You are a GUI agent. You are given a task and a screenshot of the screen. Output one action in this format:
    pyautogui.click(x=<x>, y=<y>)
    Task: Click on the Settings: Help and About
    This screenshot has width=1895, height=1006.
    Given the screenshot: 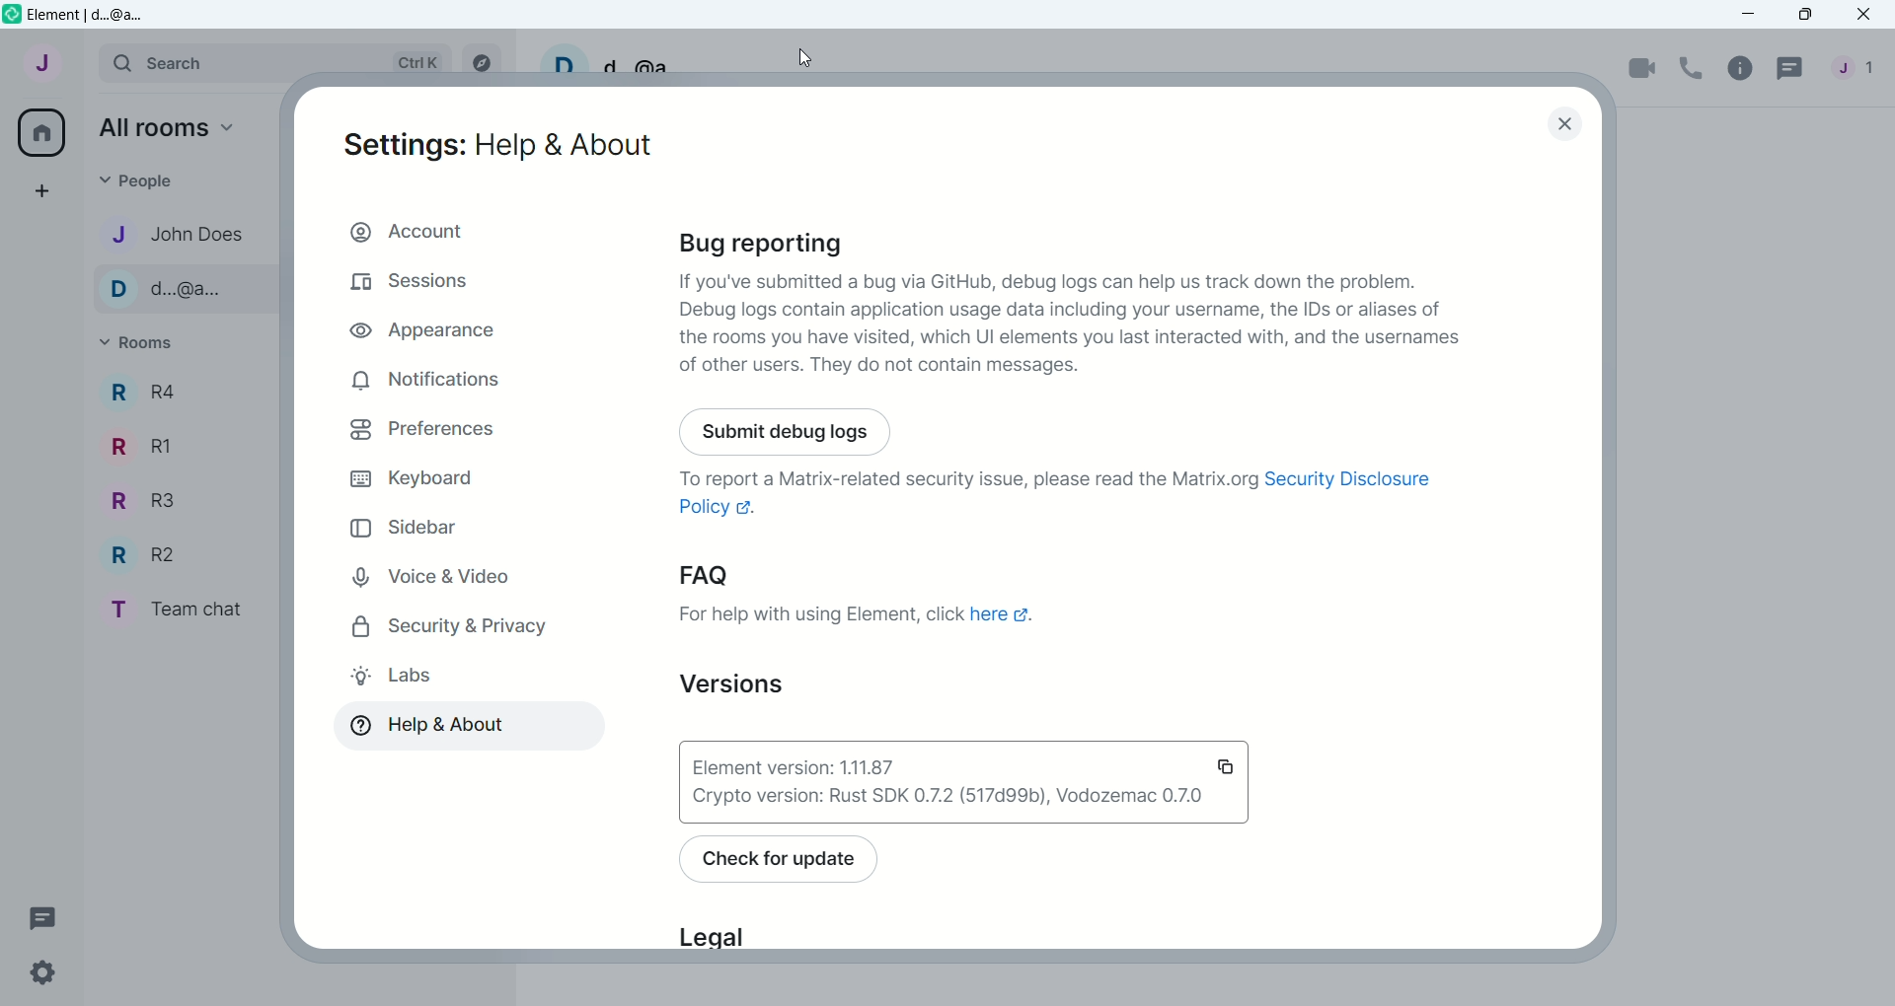 What is the action you would take?
    pyautogui.click(x=495, y=144)
    